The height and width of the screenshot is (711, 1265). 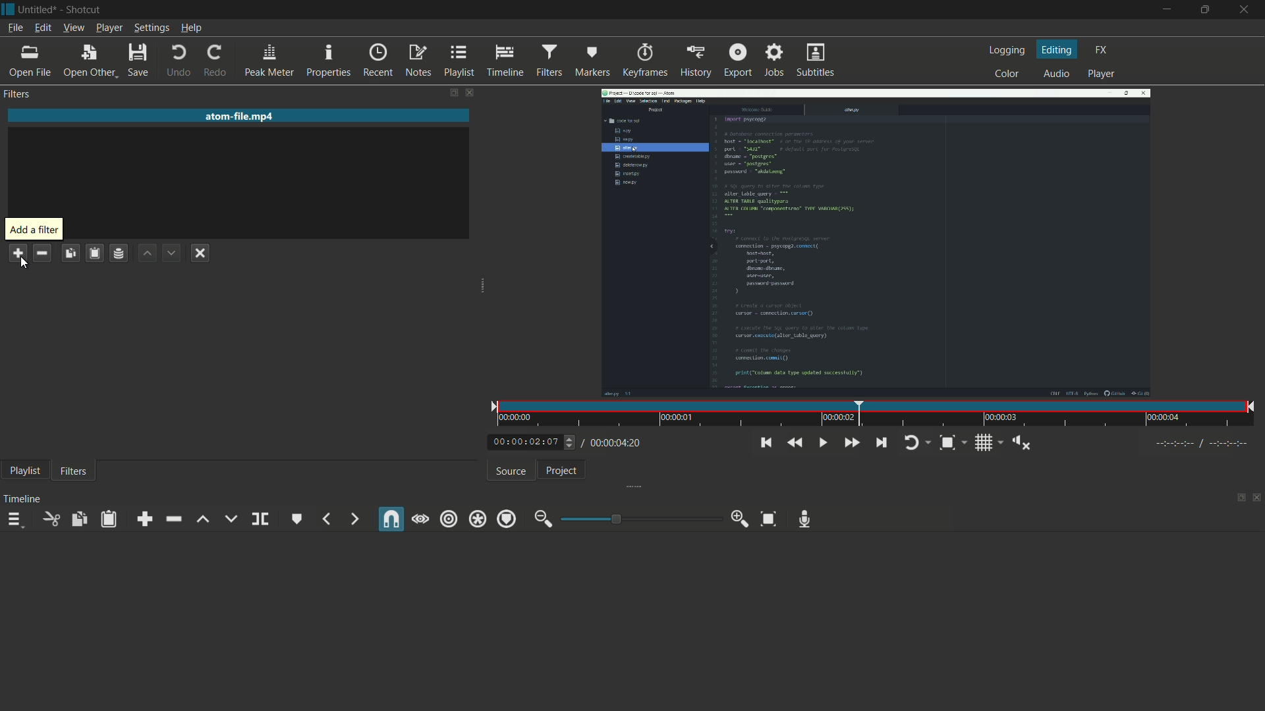 What do you see at coordinates (449, 520) in the screenshot?
I see `ripple` at bounding box center [449, 520].